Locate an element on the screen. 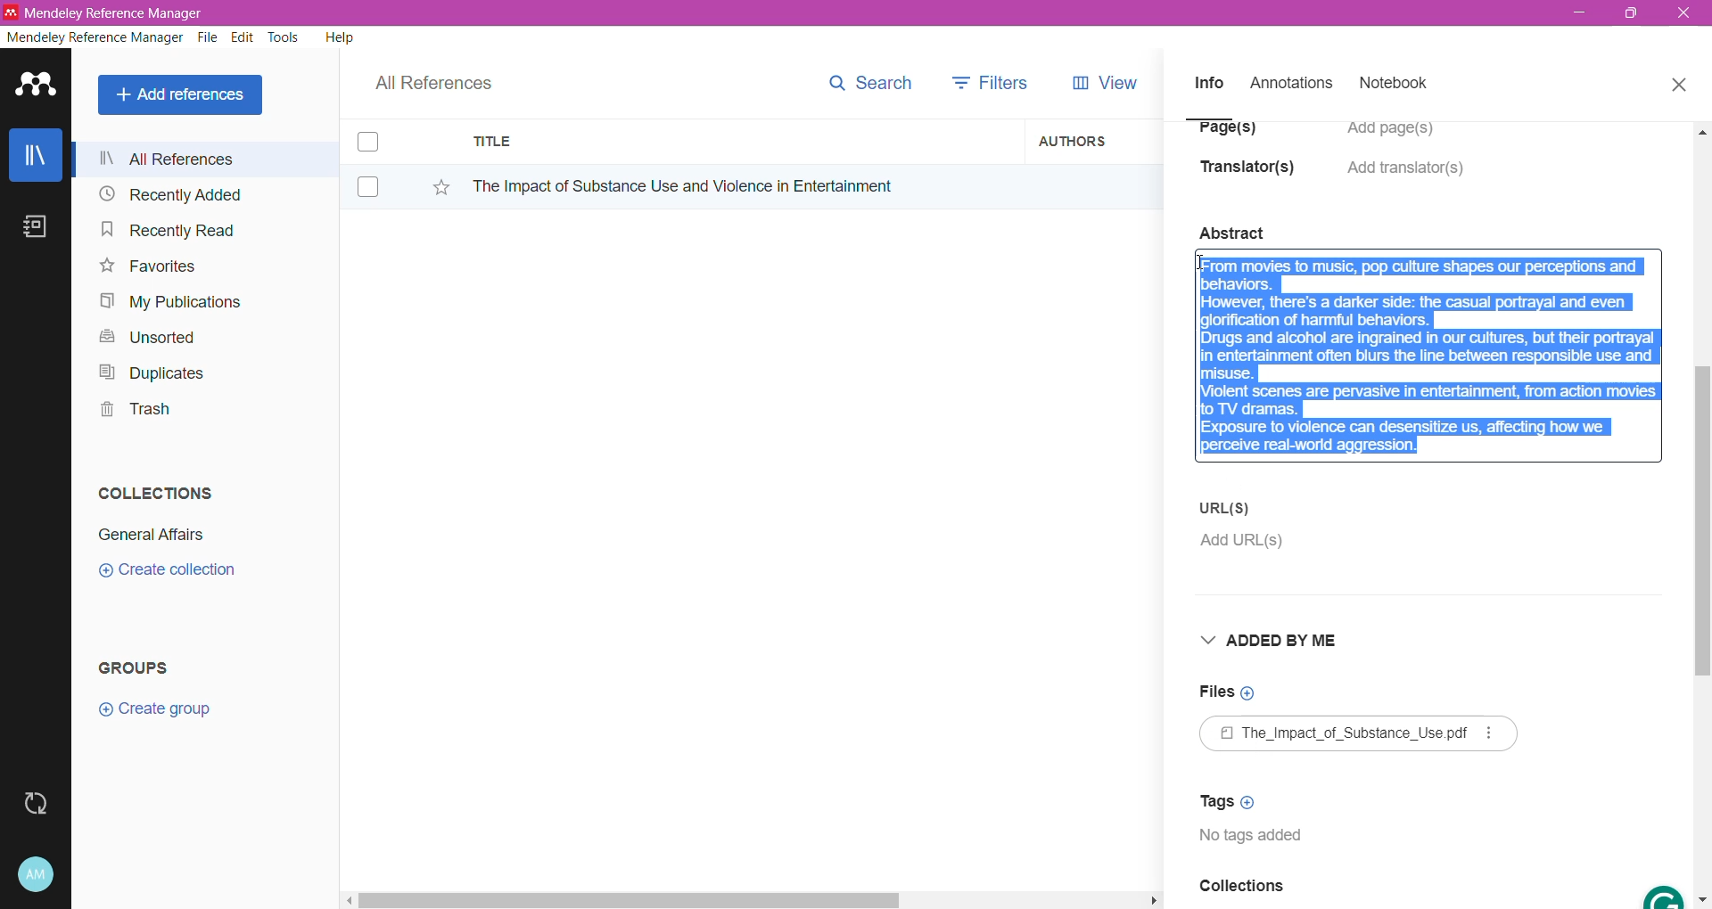  Help is located at coordinates (338, 37).